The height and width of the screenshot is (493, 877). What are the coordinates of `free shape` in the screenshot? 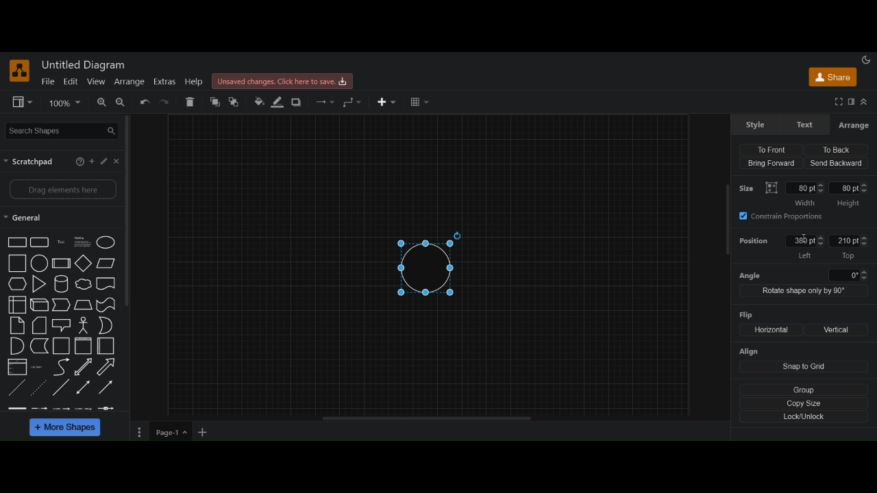 It's located at (106, 305).